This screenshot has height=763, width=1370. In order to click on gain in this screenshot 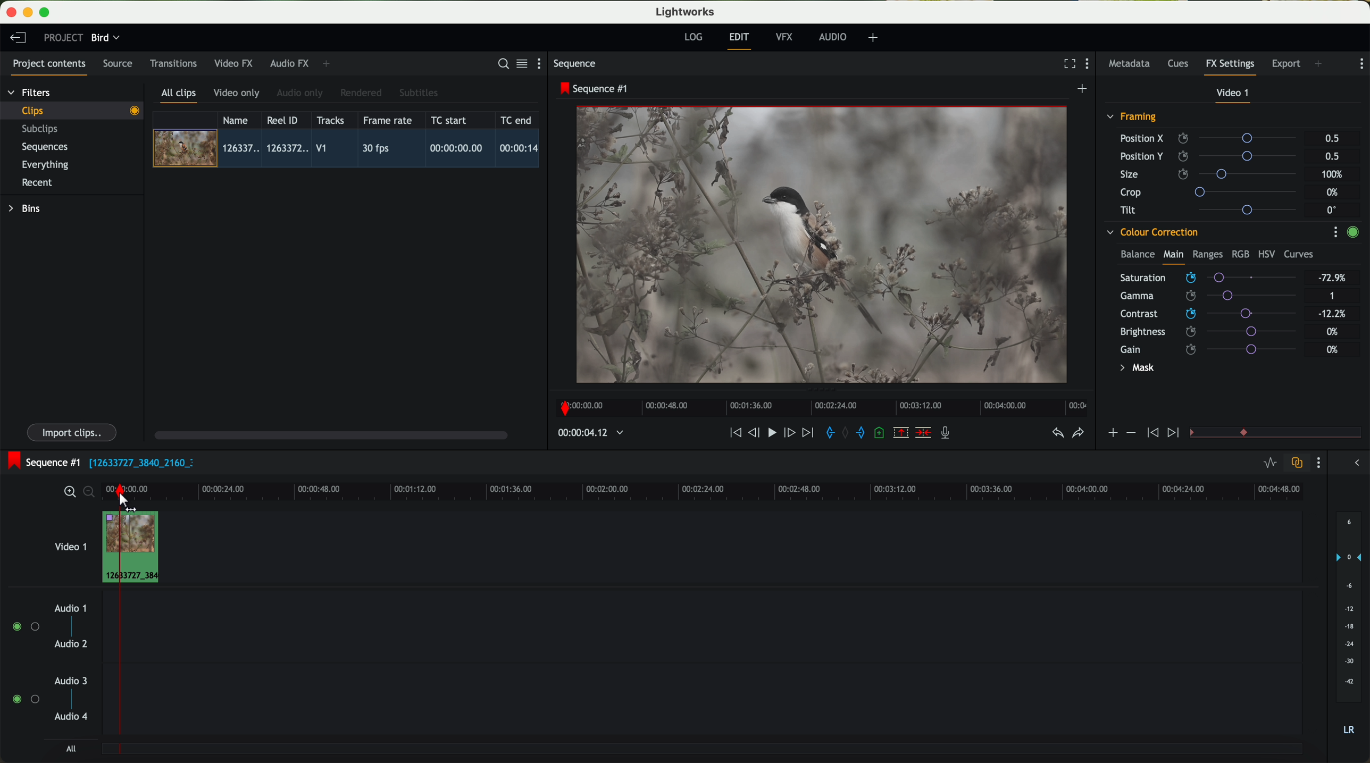, I will do `click(1215, 349)`.